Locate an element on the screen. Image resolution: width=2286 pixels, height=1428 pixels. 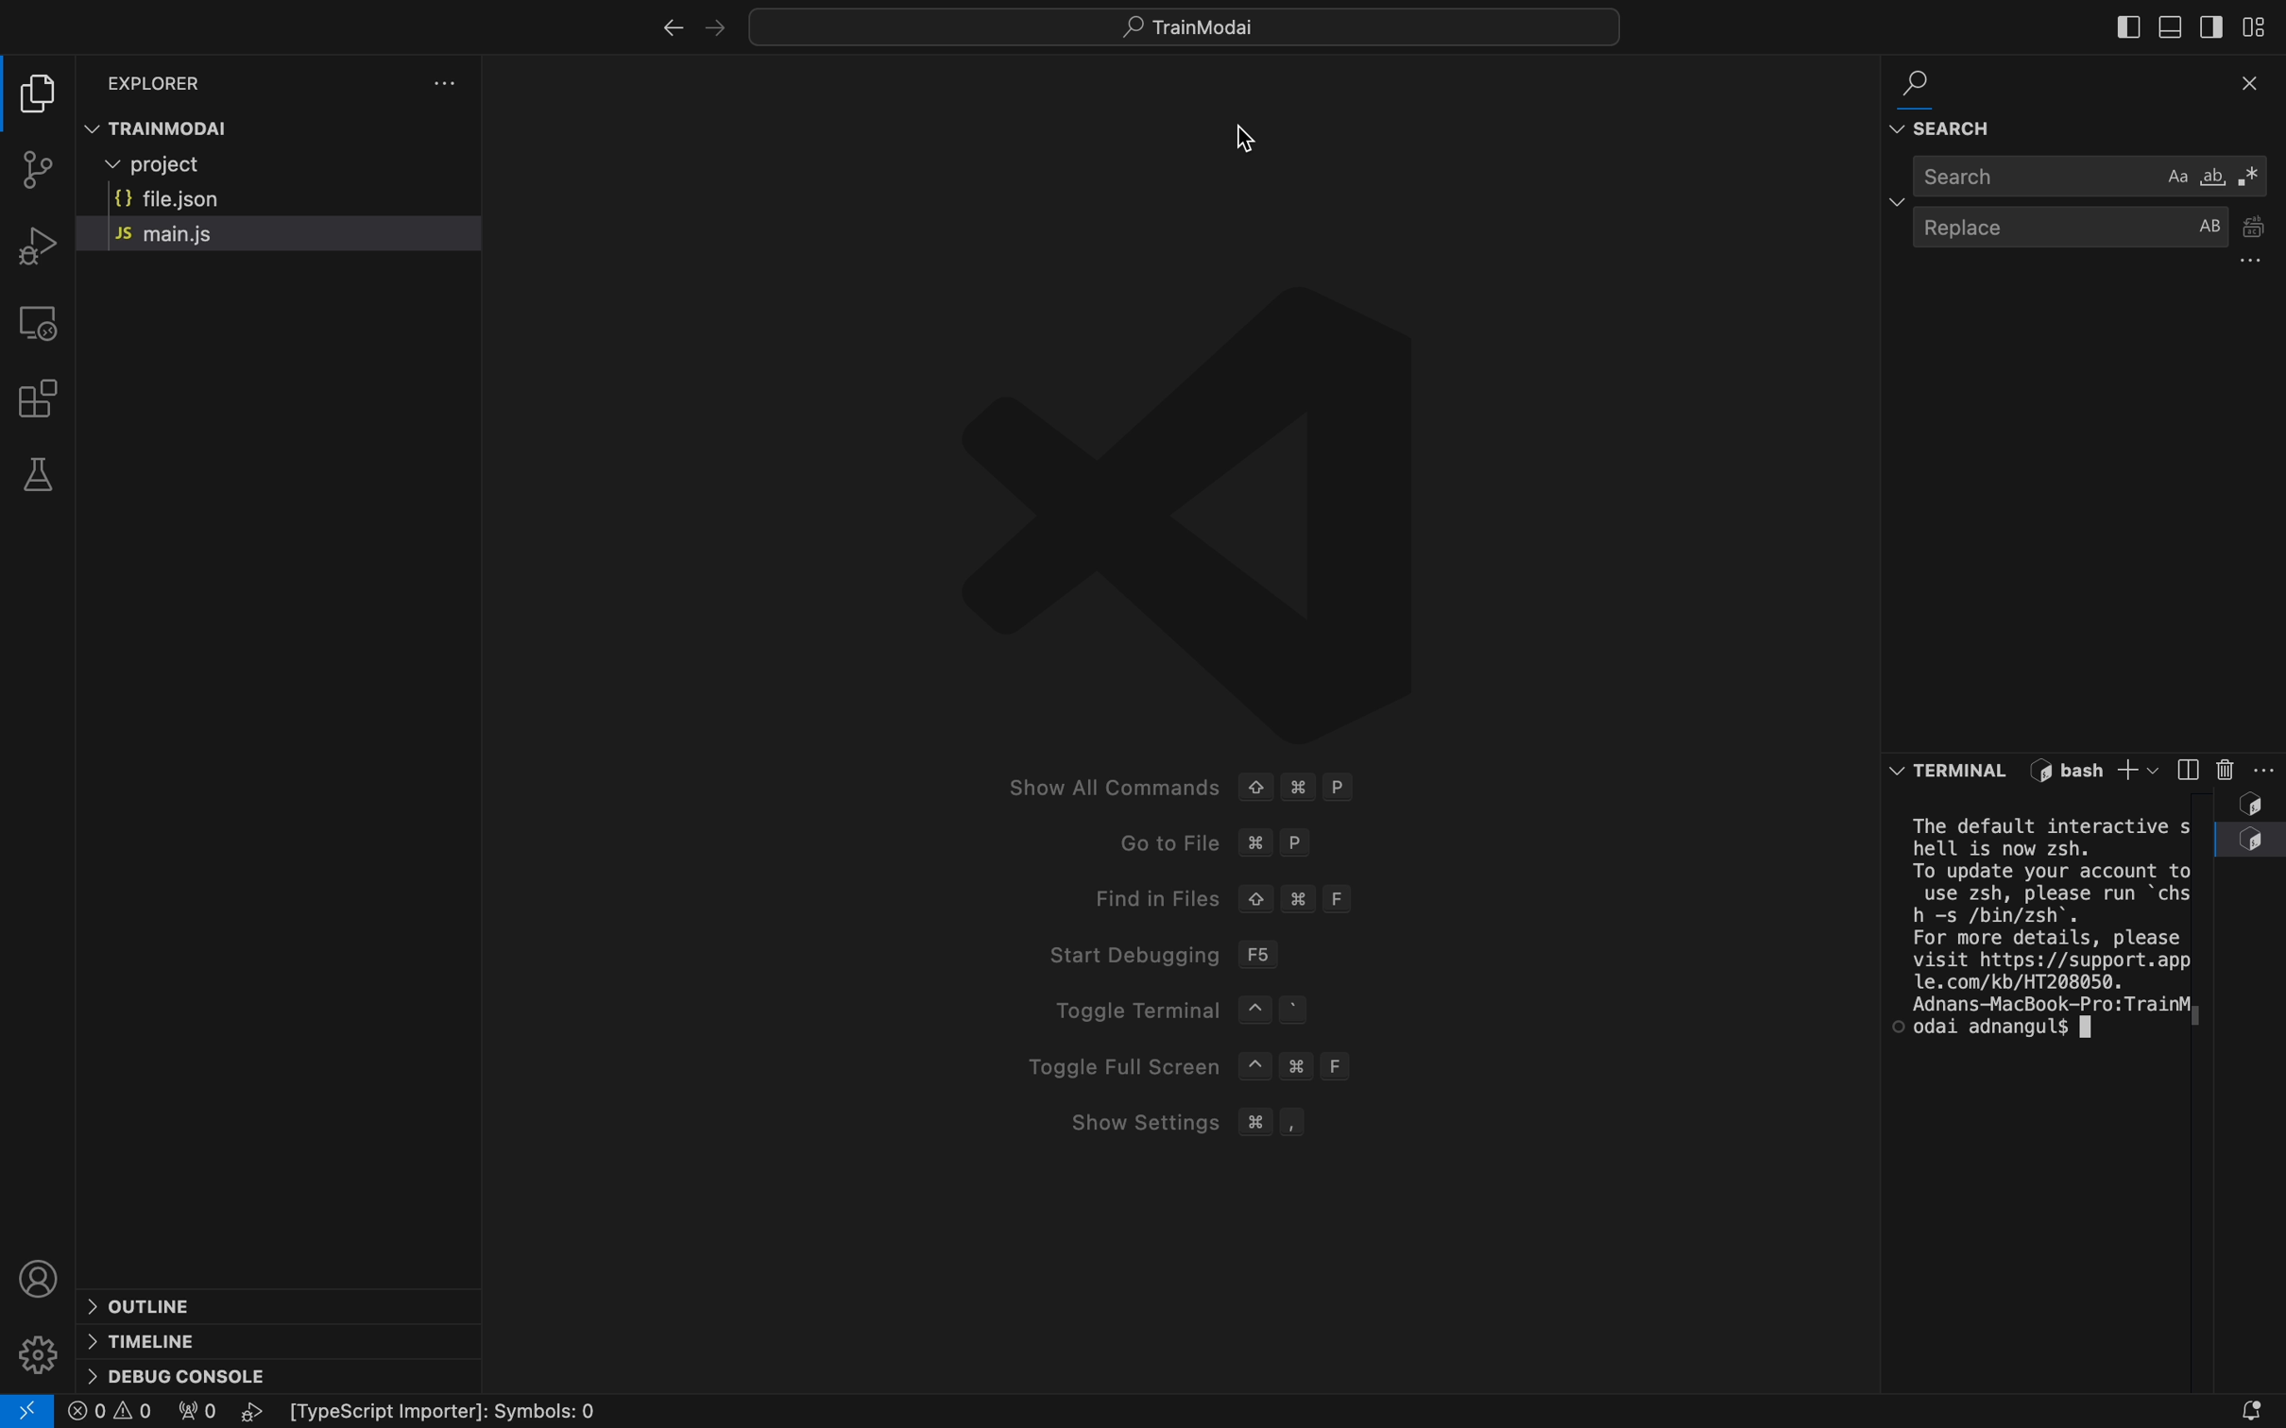
profile is located at coordinates (38, 1271).